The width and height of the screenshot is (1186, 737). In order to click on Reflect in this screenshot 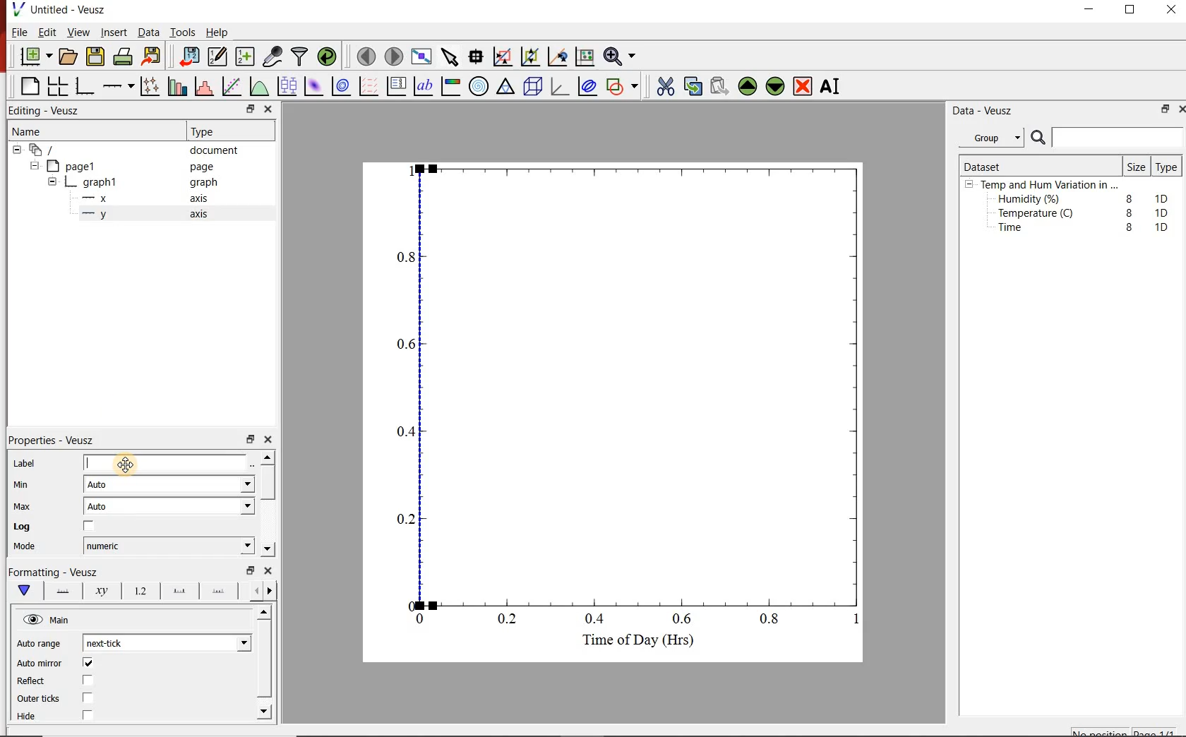, I will do `click(61, 681)`.